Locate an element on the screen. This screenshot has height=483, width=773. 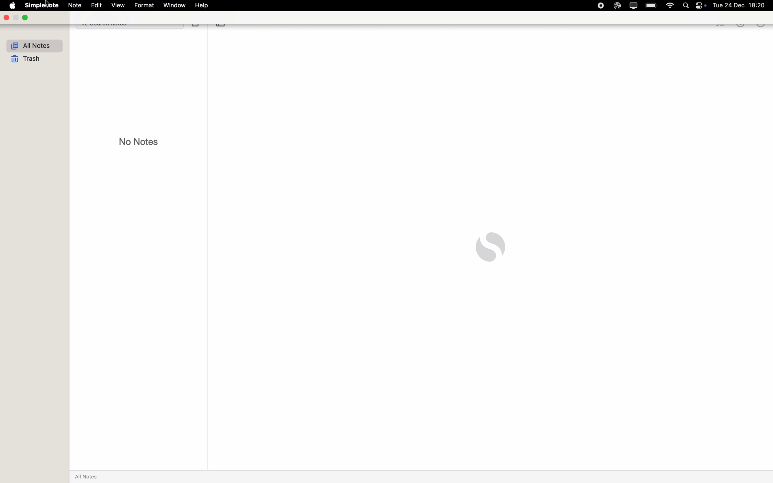
date and hour is located at coordinates (743, 5).